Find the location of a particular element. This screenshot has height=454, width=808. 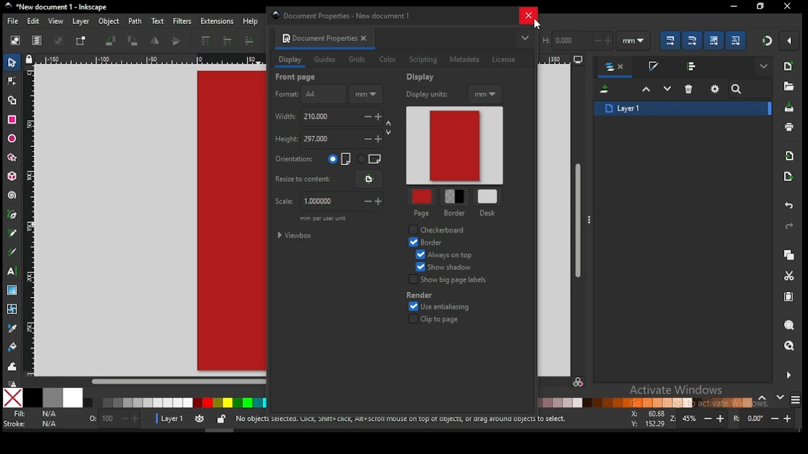

object rotate 90 is located at coordinates (134, 41).